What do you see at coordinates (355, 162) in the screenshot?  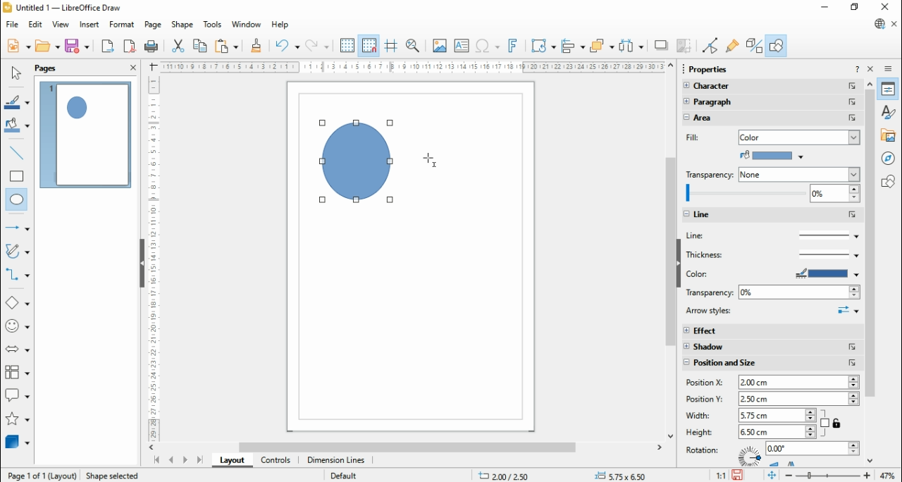 I see `Circle shape` at bounding box center [355, 162].